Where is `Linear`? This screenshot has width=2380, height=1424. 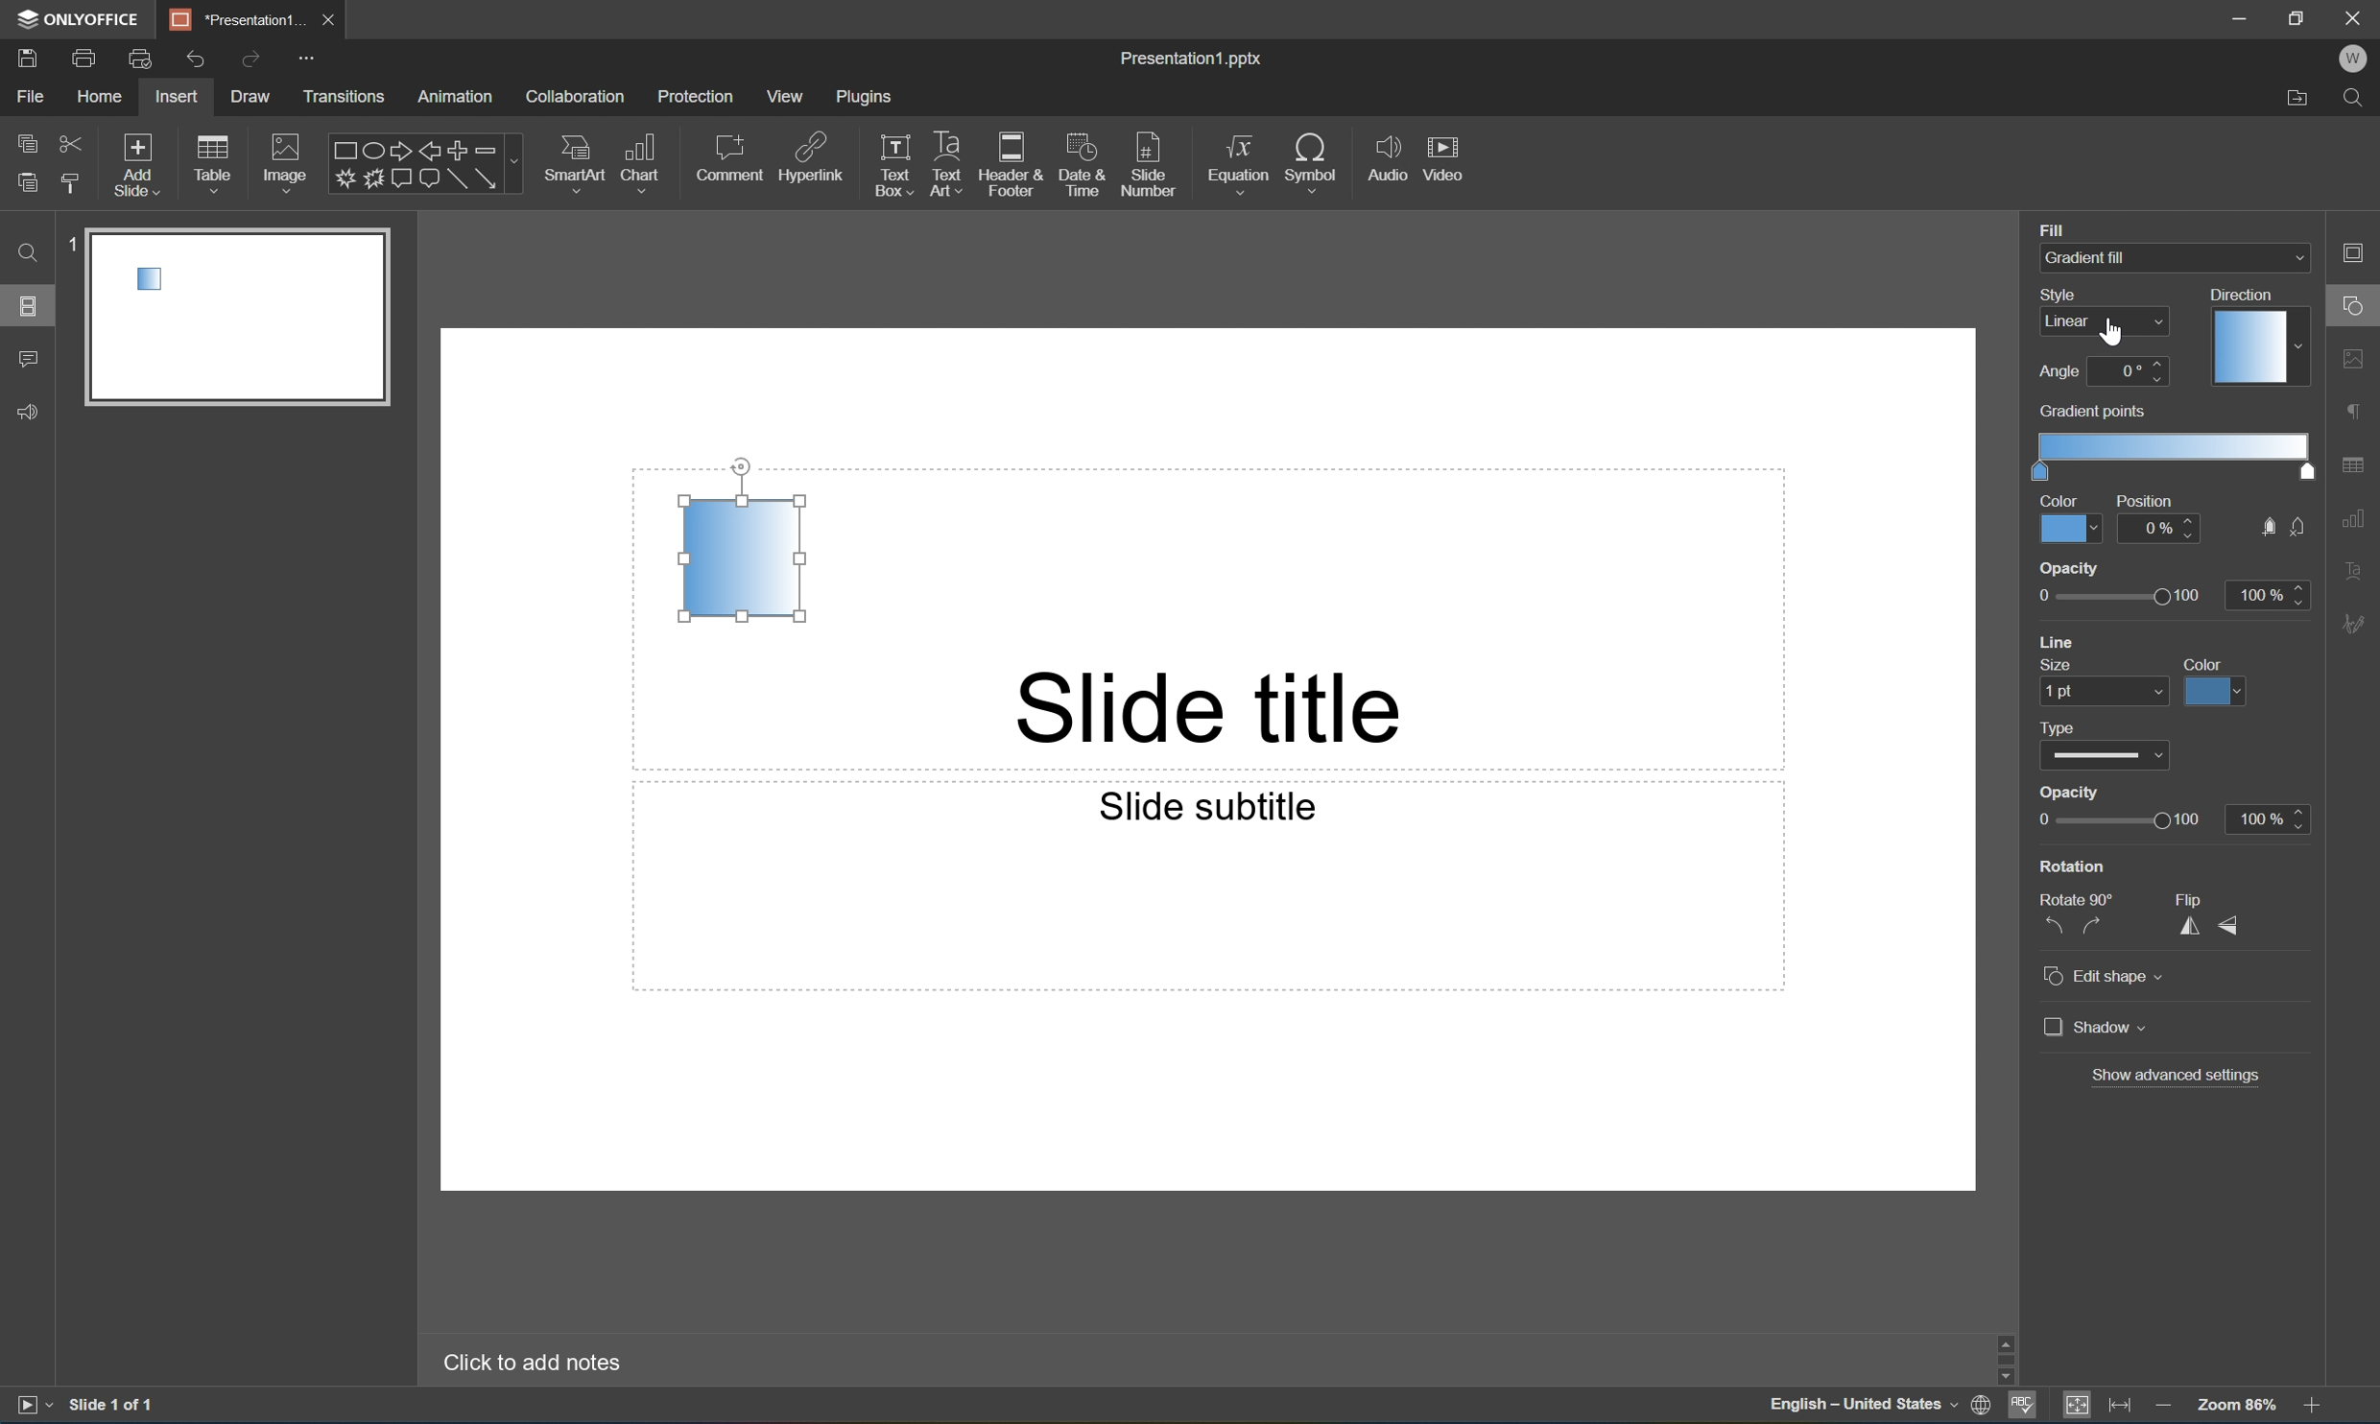
Linear is located at coordinates (741, 558).